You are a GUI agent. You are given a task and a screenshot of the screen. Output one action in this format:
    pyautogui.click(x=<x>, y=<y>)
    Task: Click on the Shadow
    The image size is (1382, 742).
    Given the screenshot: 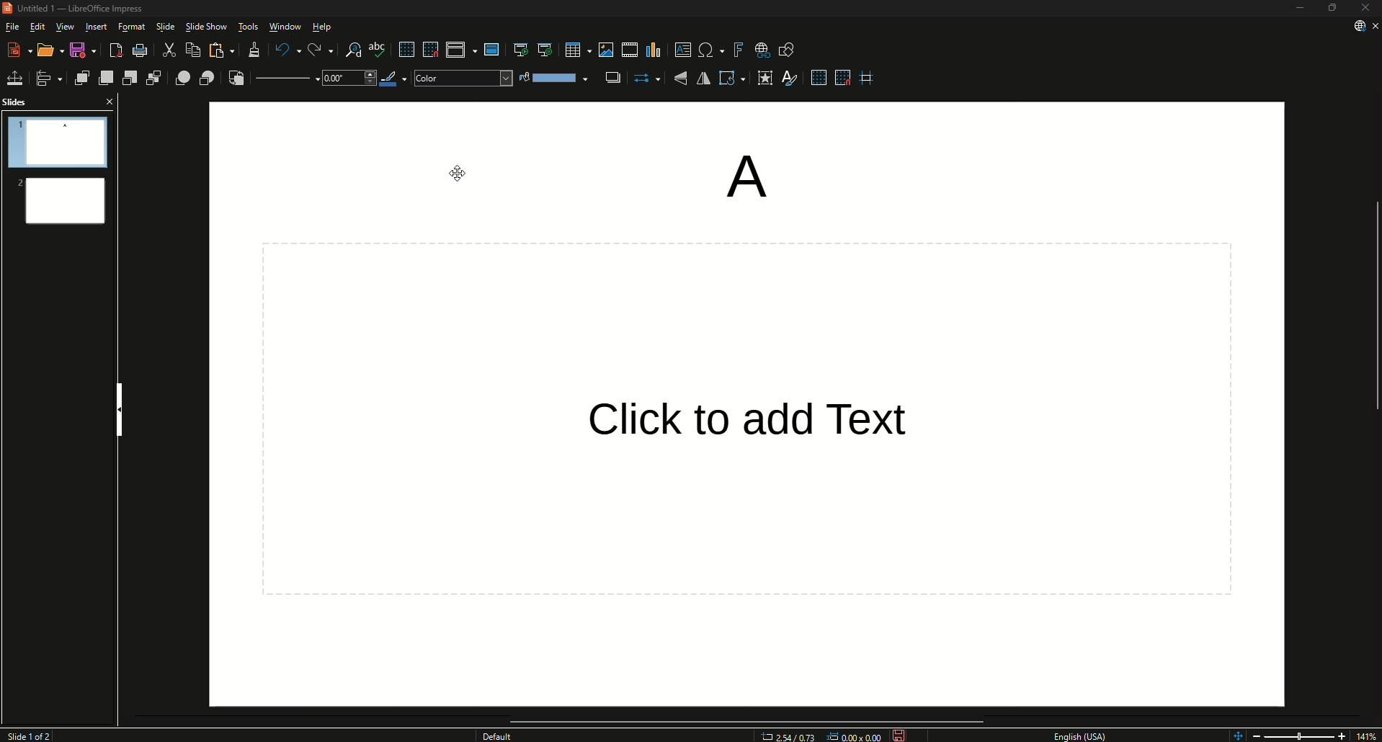 What is the action you would take?
    pyautogui.click(x=612, y=78)
    